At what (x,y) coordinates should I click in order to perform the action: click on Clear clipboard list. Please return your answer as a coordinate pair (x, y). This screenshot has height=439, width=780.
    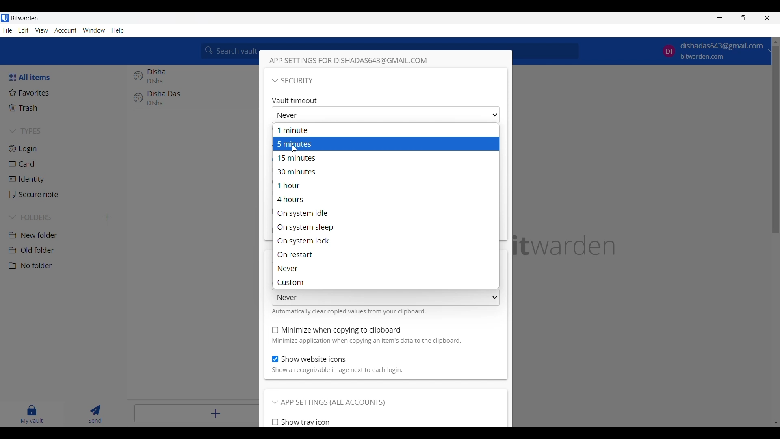
    Looking at the image, I should click on (386, 298).